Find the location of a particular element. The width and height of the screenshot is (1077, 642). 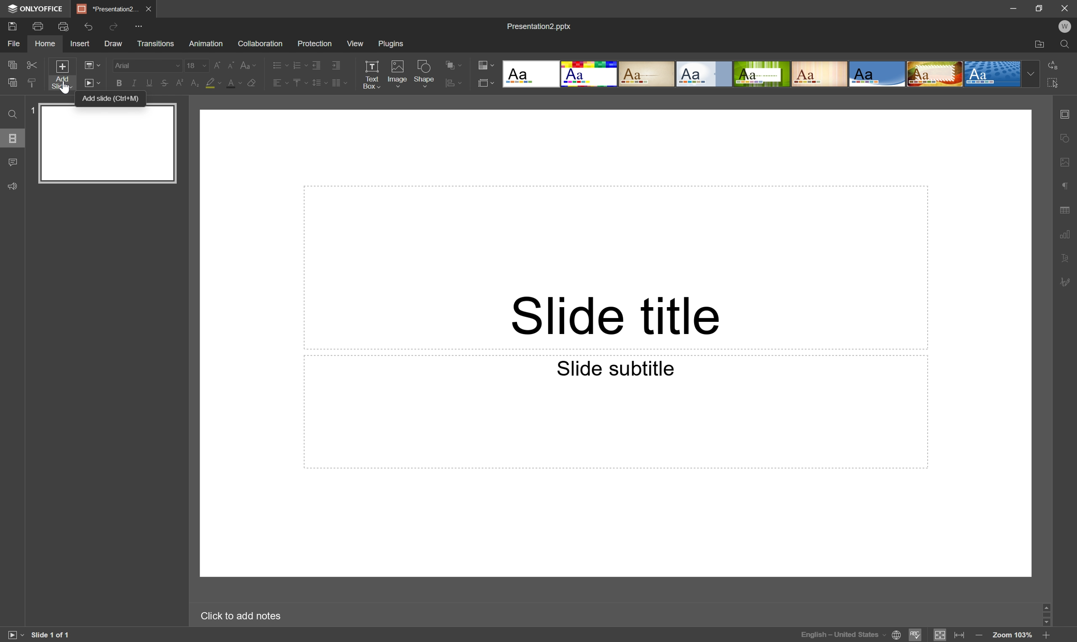

Subscript is located at coordinates (197, 82).